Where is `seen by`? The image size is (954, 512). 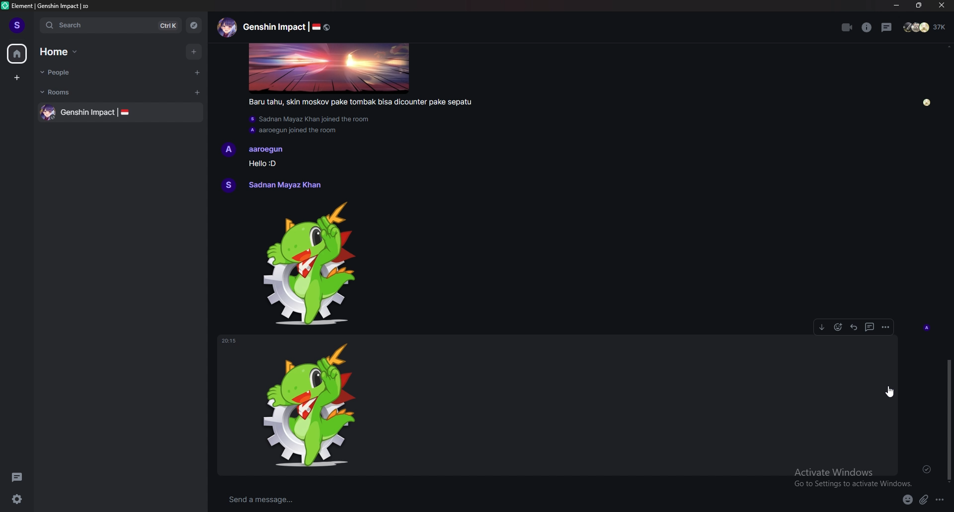
seen by is located at coordinates (926, 102).